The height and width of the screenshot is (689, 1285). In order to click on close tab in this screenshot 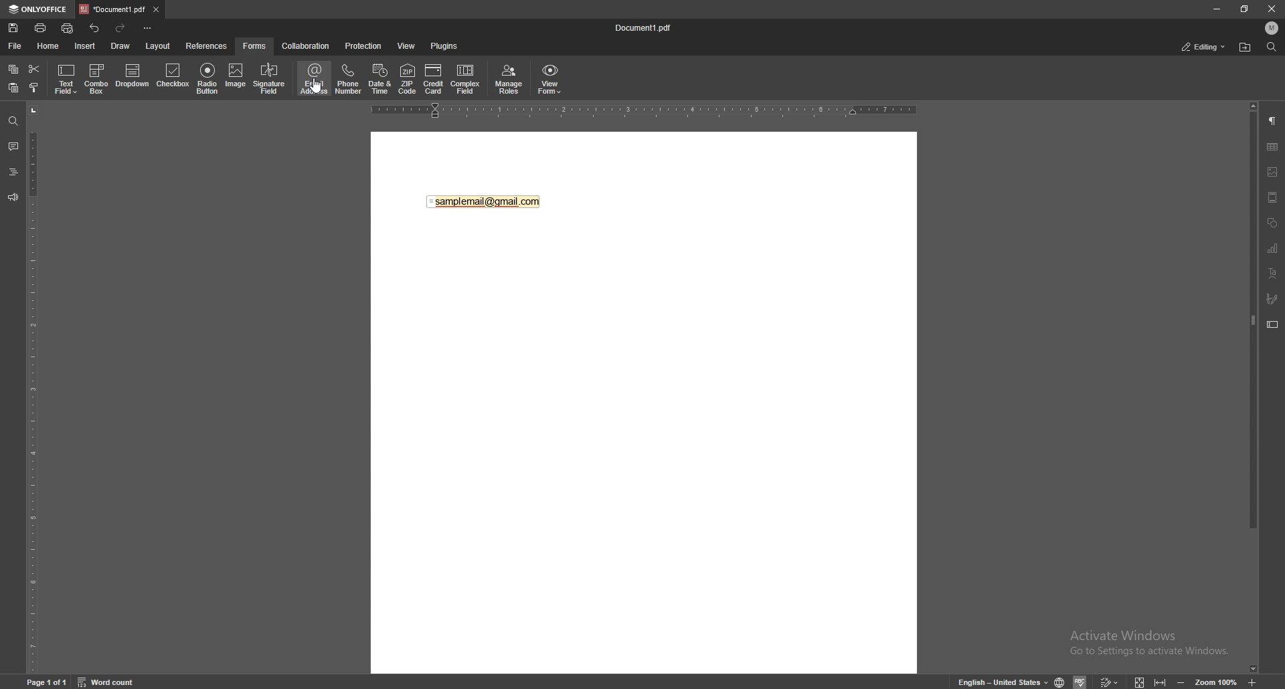, I will do `click(156, 10)`.